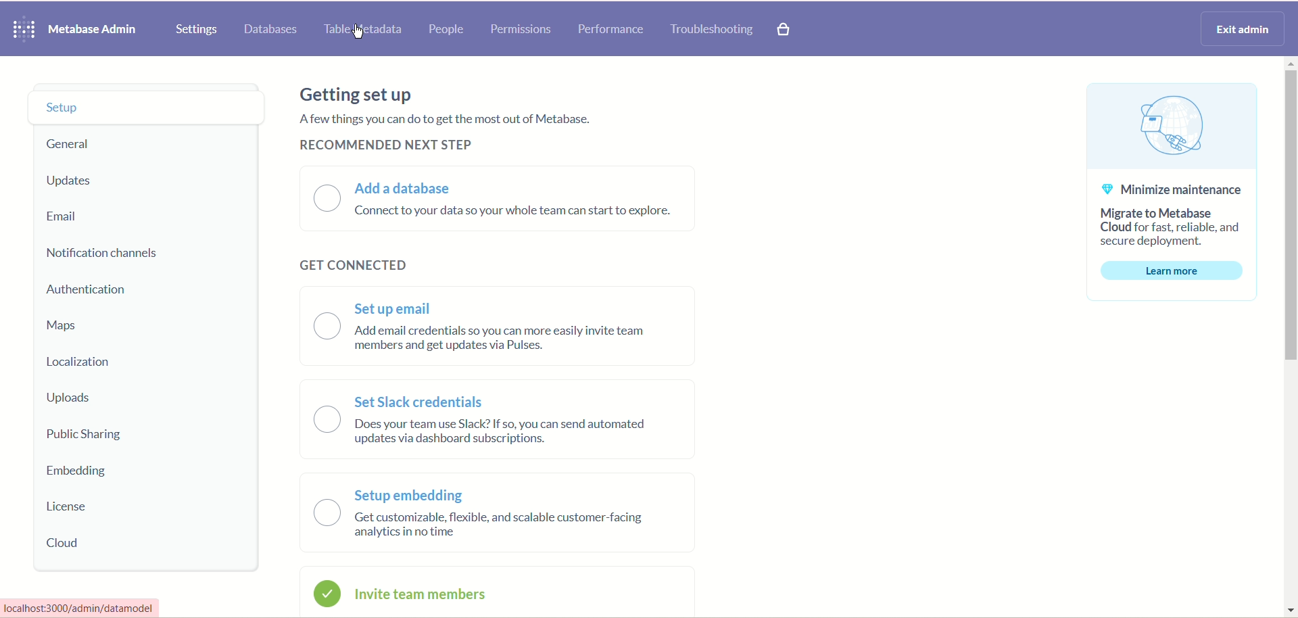 The width and height of the screenshot is (1298, 618). I want to click on . SetSlack credentials
Does your team use Slack? If so, you can send automated
updates via dashboard subscriptions., so click(516, 423).